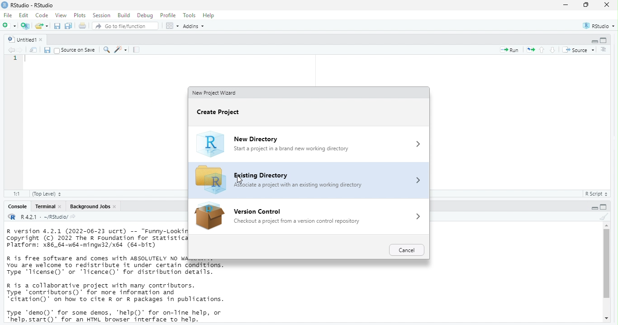 This screenshot has width=618, height=325. What do you see at coordinates (21, 49) in the screenshot?
I see `go forward to next source location` at bounding box center [21, 49].